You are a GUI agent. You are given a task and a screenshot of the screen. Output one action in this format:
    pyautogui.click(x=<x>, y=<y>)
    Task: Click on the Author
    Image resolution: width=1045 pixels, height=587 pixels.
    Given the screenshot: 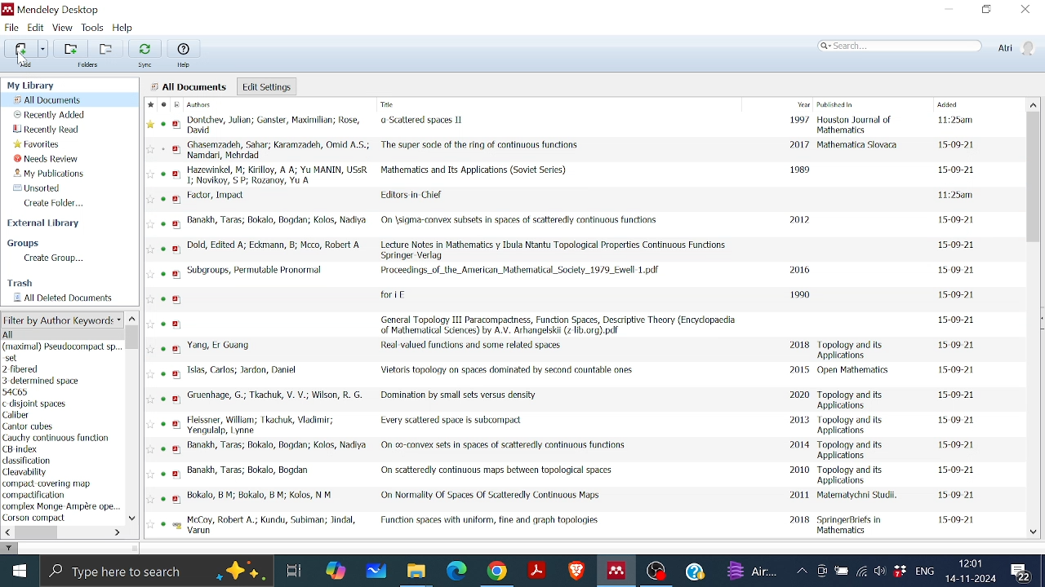 What is the action you would take?
    pyautogui.click(x=278, y=447)
    